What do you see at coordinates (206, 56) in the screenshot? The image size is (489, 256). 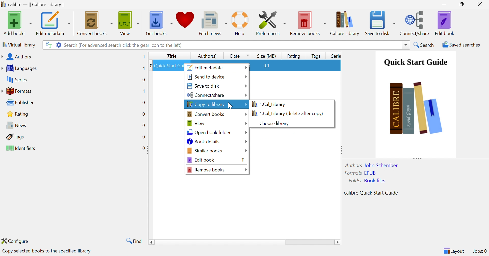 I see `Author(s)` at bounding box center [206, 56].